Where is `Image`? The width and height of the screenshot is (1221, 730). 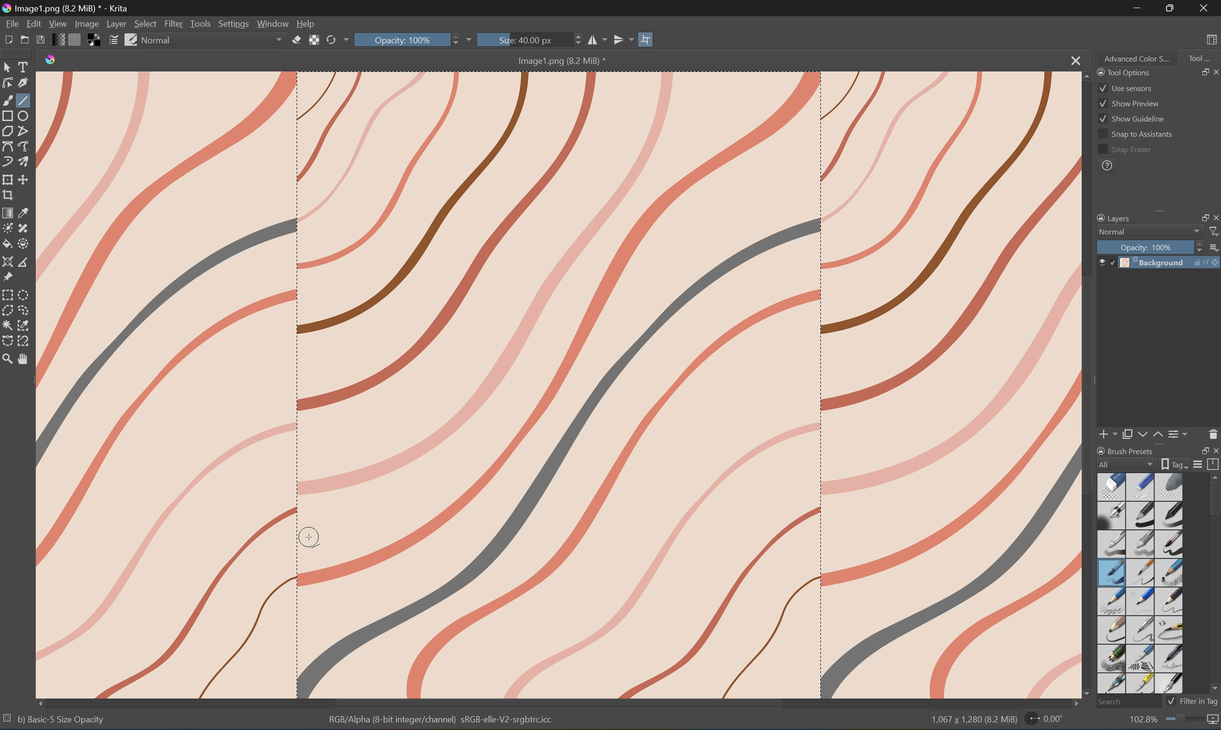 Image is located at coordinates (559, 385).